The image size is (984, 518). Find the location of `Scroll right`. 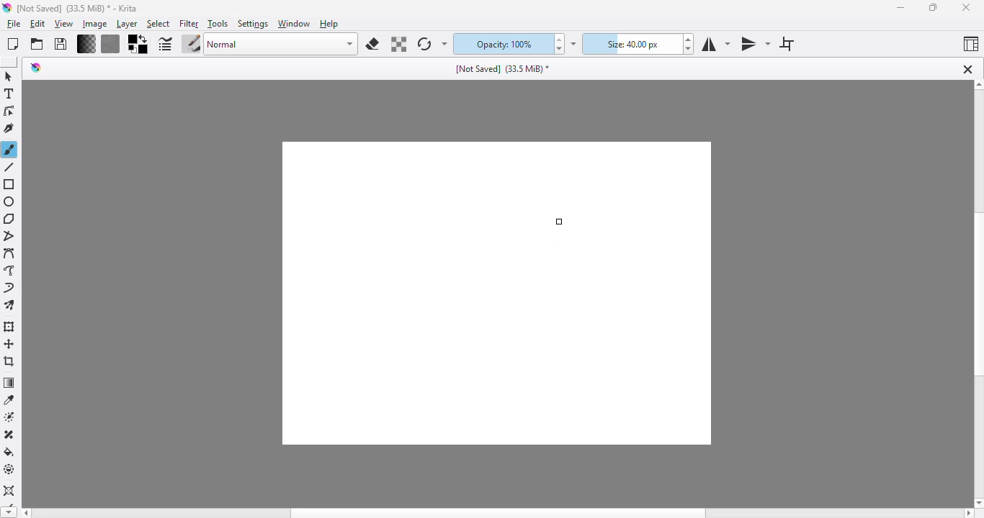

Scroll right is located at coordinates (970, 513).